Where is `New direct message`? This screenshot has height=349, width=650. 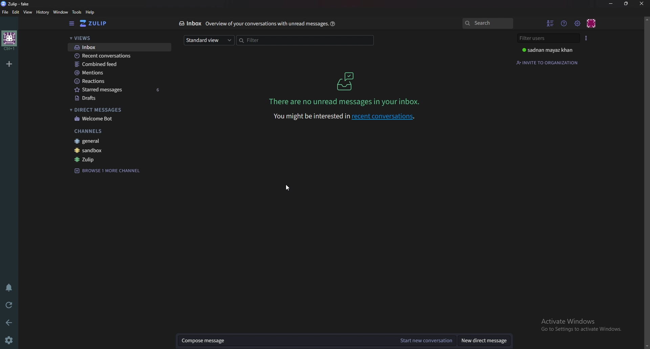
New direct message is located at coordinates (484, 339).